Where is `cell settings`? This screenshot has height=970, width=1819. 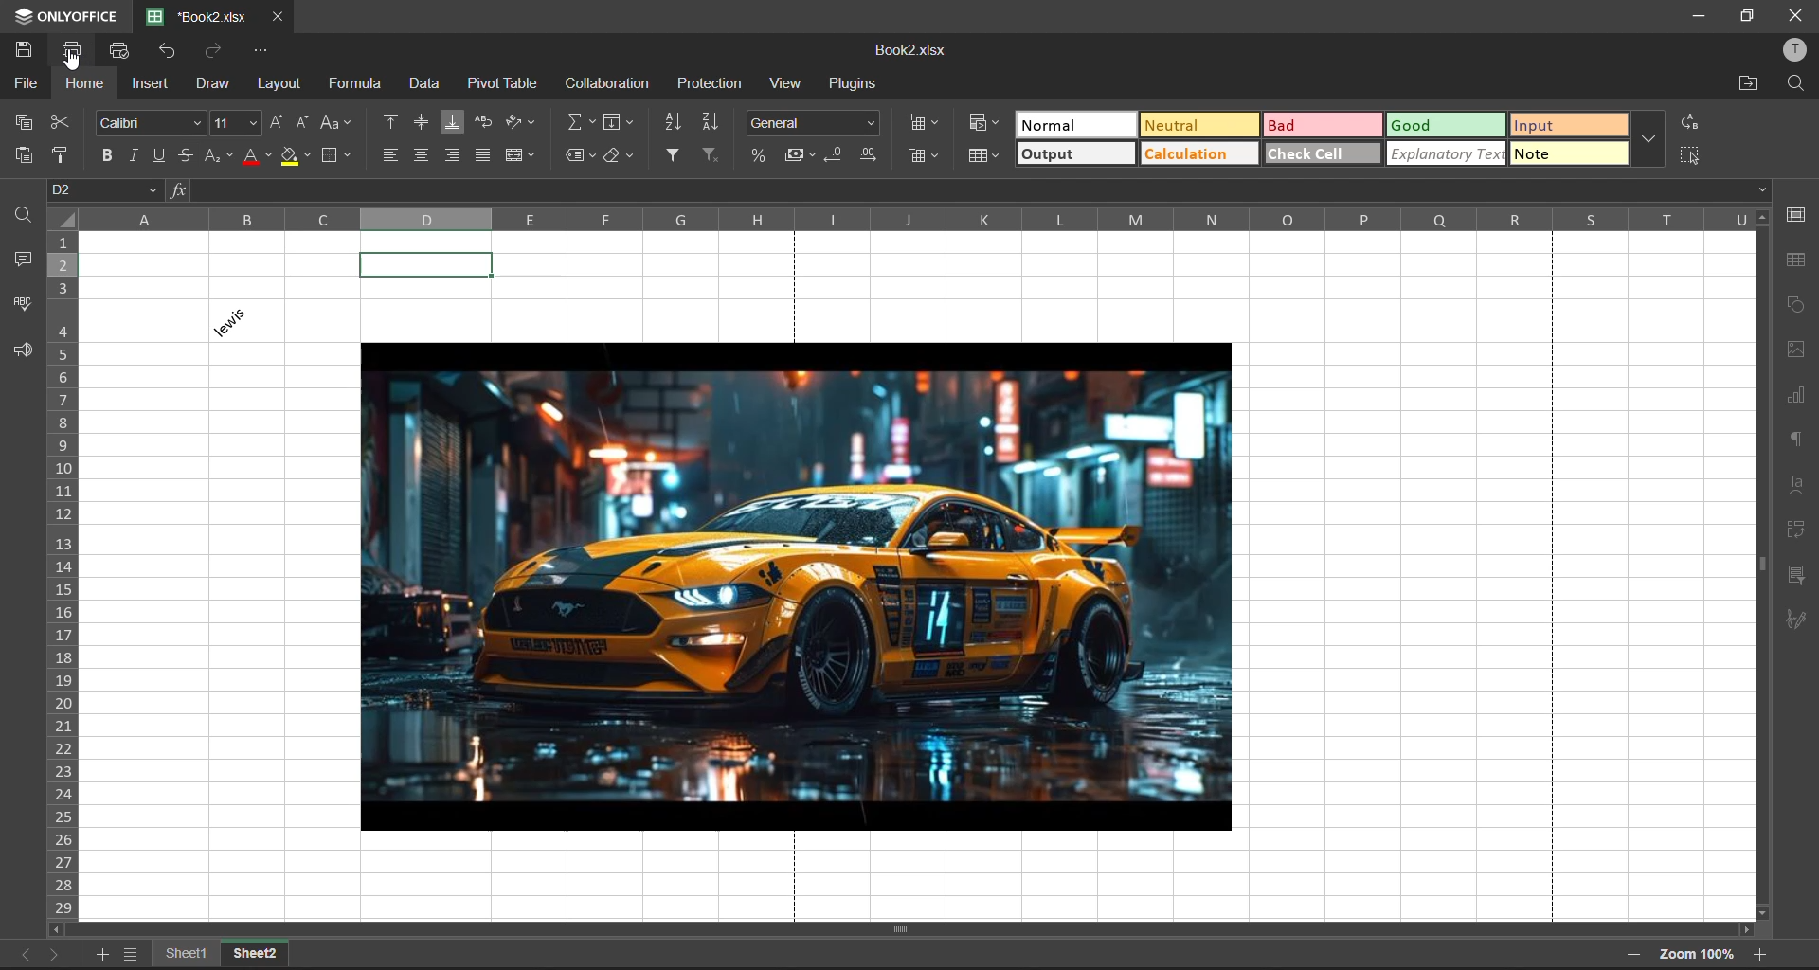 cell settings is located at coordinates (1797, 216).